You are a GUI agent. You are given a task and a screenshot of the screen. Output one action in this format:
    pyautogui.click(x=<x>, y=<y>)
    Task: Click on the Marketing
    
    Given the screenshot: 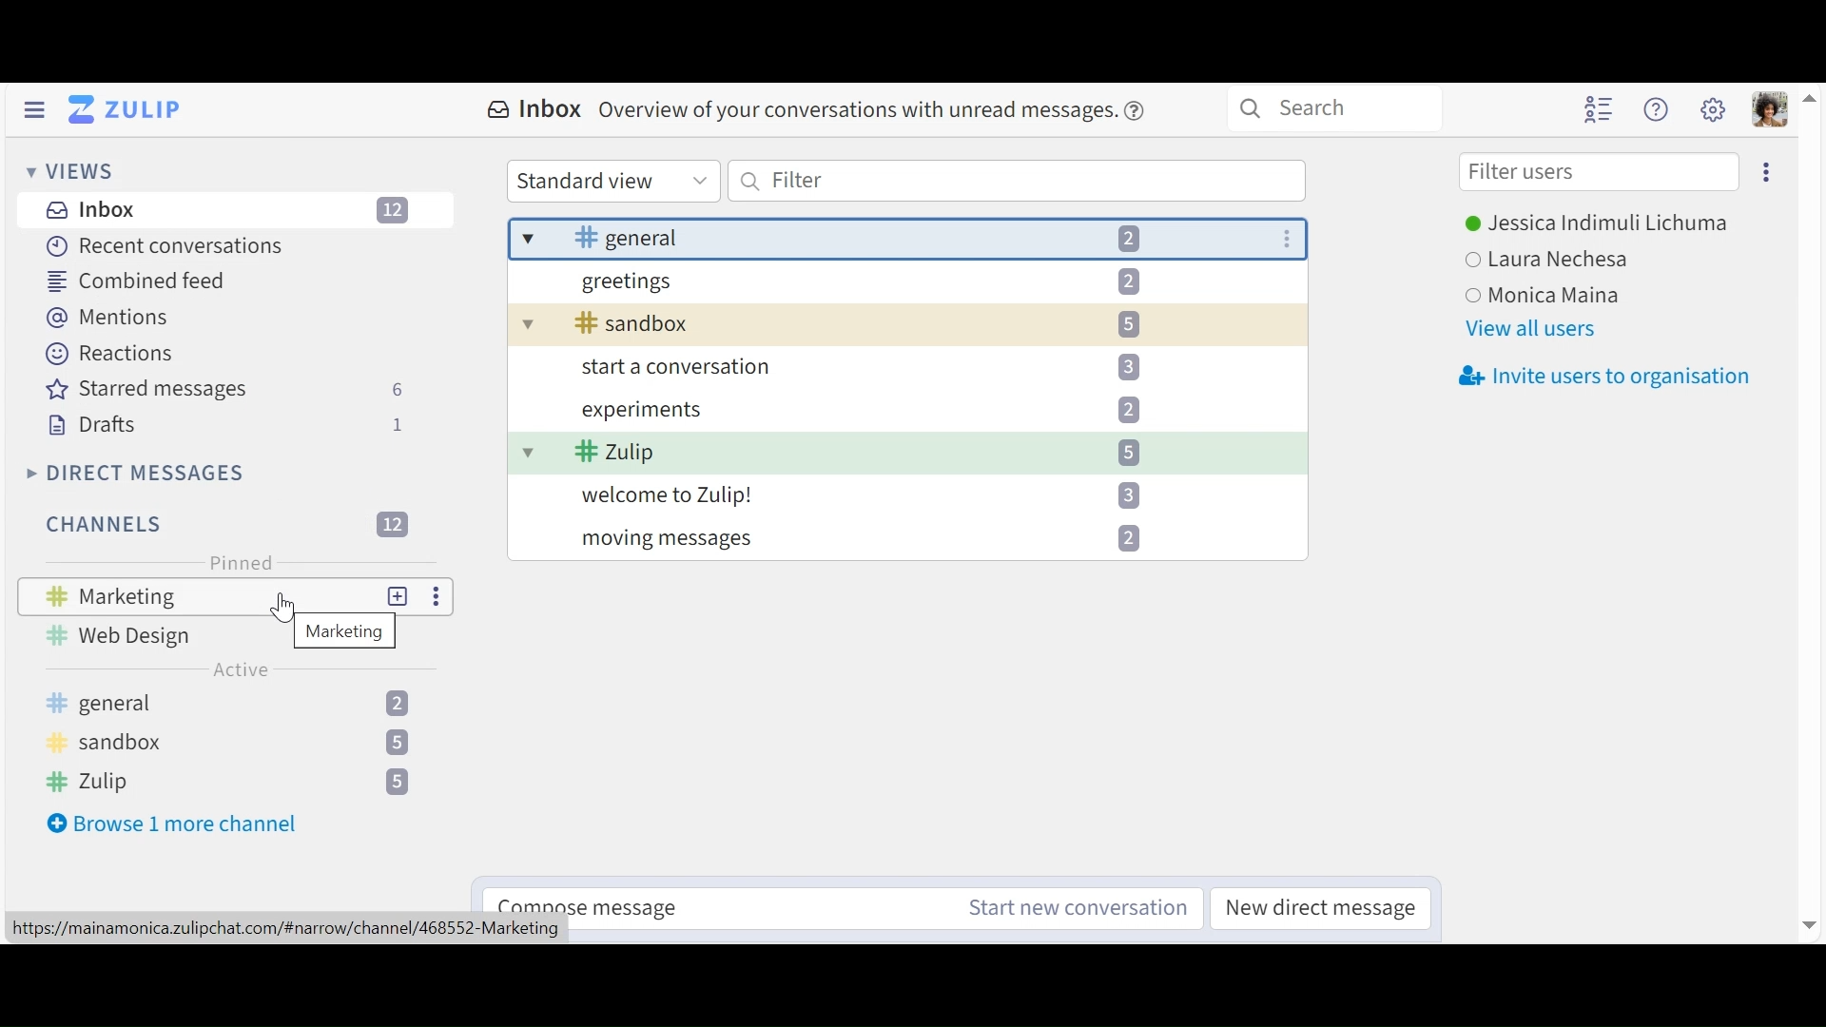 What is the action you would take?
    pyautogui.click(x=121, y=595)
    